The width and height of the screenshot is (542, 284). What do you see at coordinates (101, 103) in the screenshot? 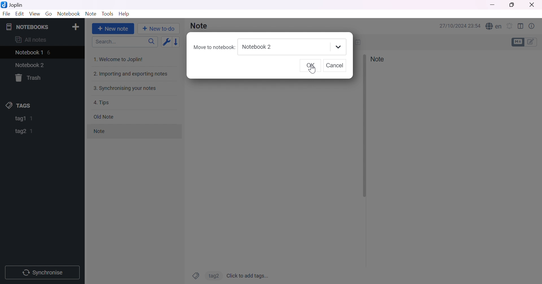
I see `4. Tips` at bounding box center [101, 103].